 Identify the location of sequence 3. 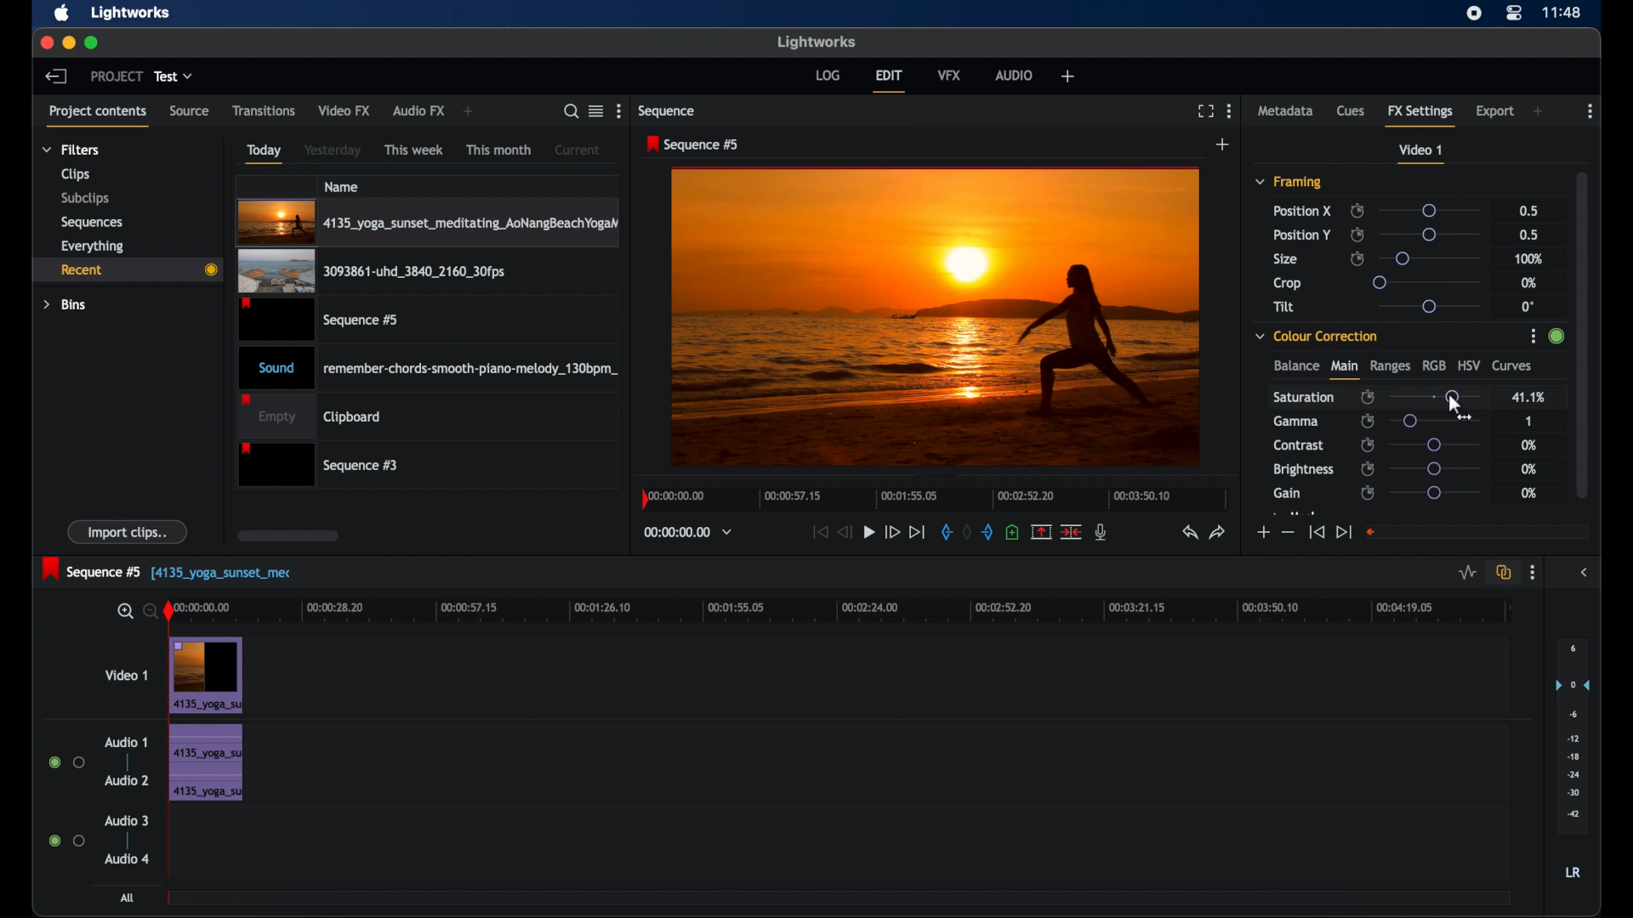
(318, 464).